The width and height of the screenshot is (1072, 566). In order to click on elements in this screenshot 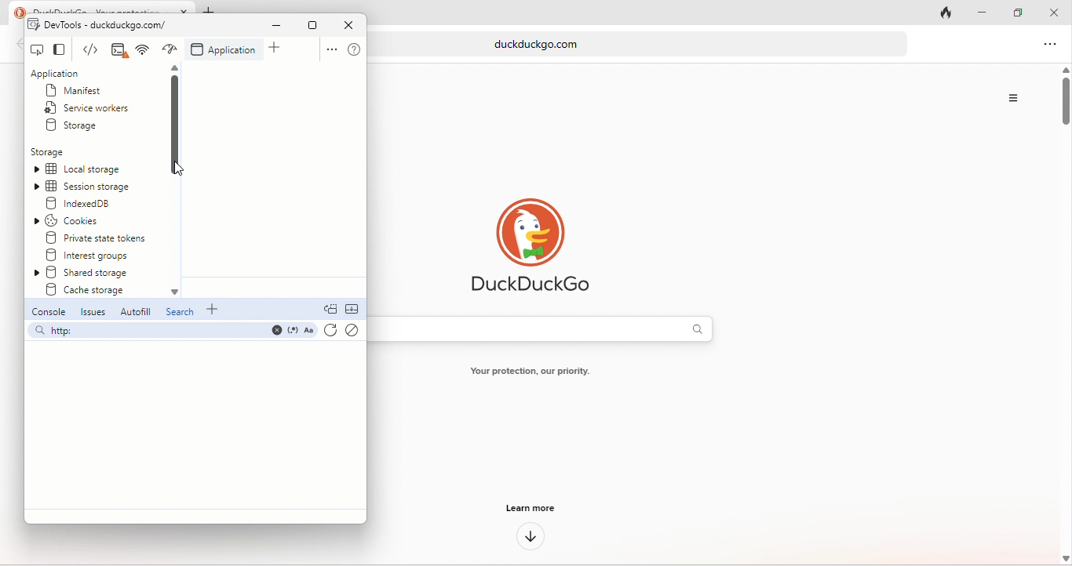, I will do `click(116, 51)`.